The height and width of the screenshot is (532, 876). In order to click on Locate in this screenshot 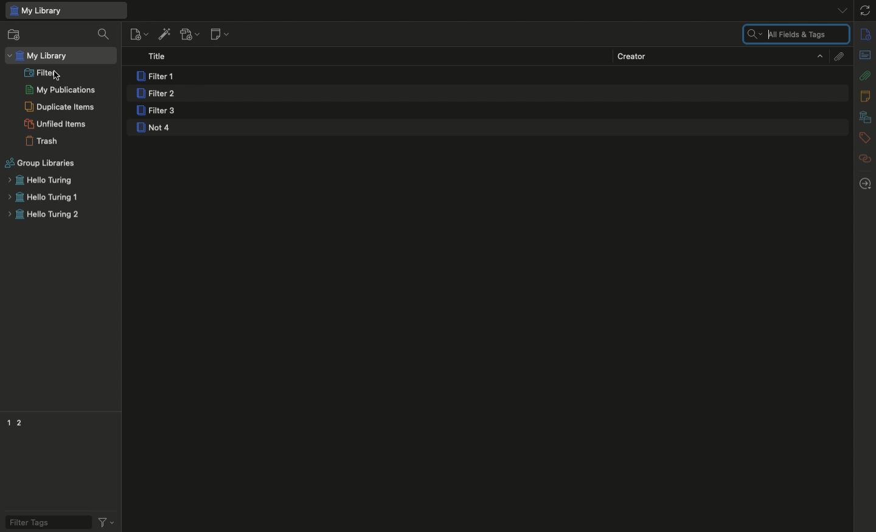, I will do `click(865, 184)`.